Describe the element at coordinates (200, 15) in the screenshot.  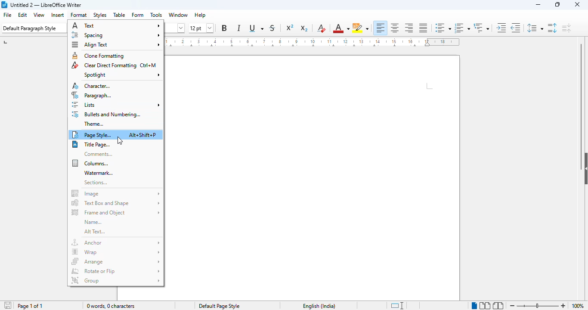
I see `help` at that location.